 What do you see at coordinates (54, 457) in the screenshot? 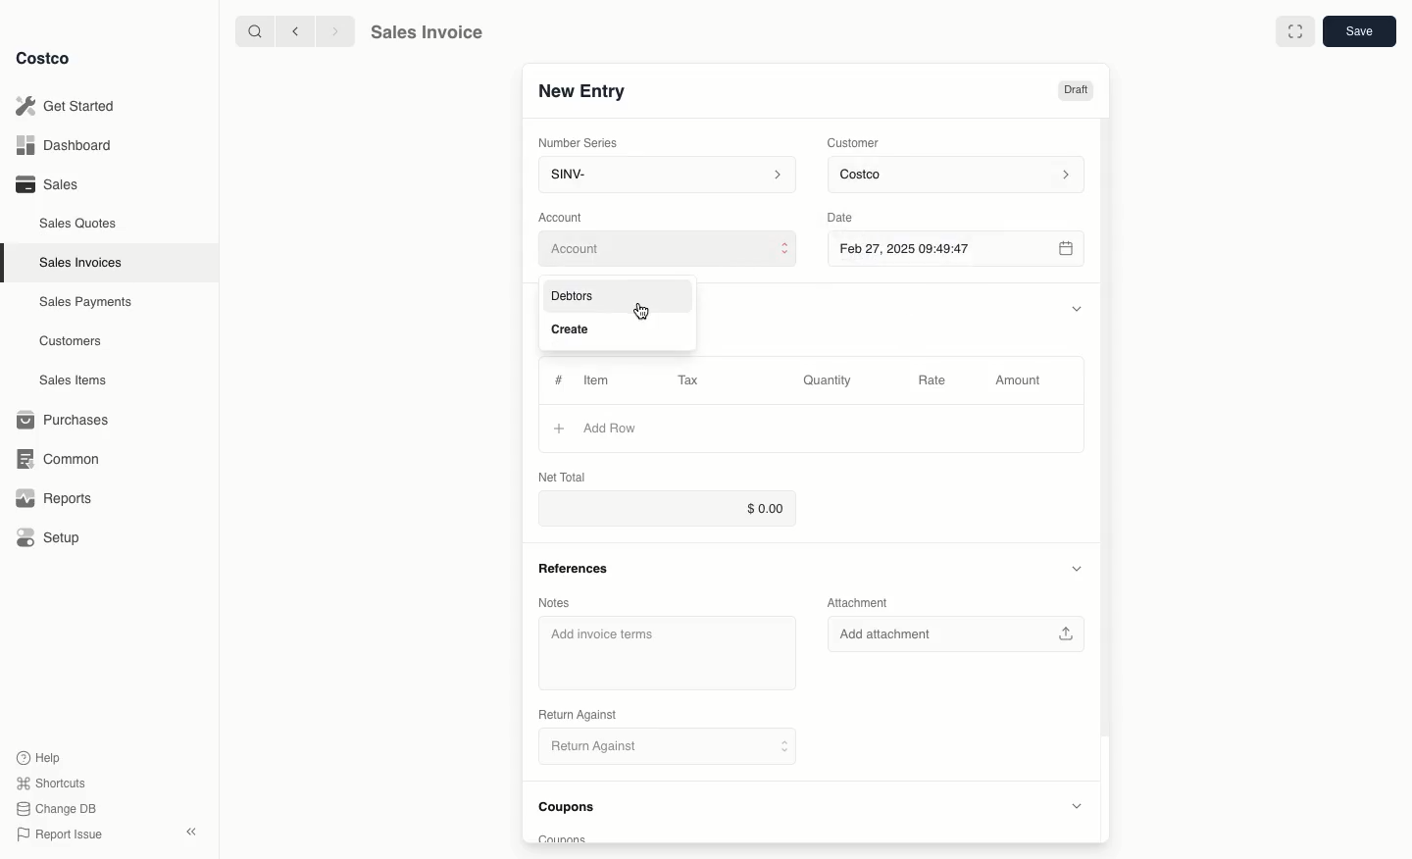
I see `Common` at bounding box center [54, 457].